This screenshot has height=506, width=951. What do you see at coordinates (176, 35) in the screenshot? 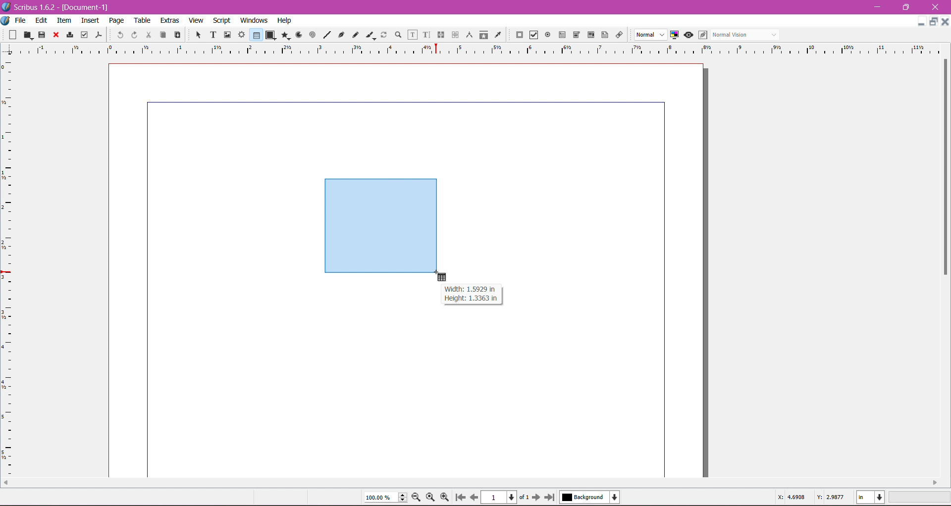
I see `Paste` at bounding box center [176, 35].